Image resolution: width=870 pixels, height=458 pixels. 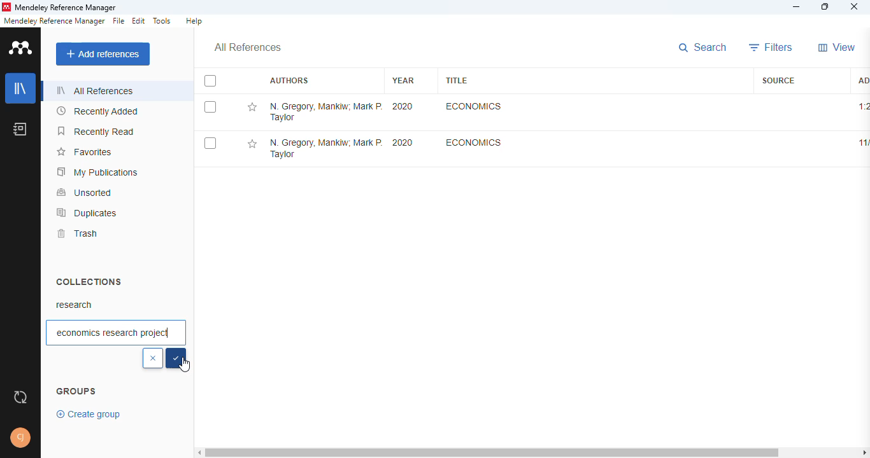 What do you see at coordinates (862, 80) in the screenshot?
I see `added` at bounding box center [862, 80].